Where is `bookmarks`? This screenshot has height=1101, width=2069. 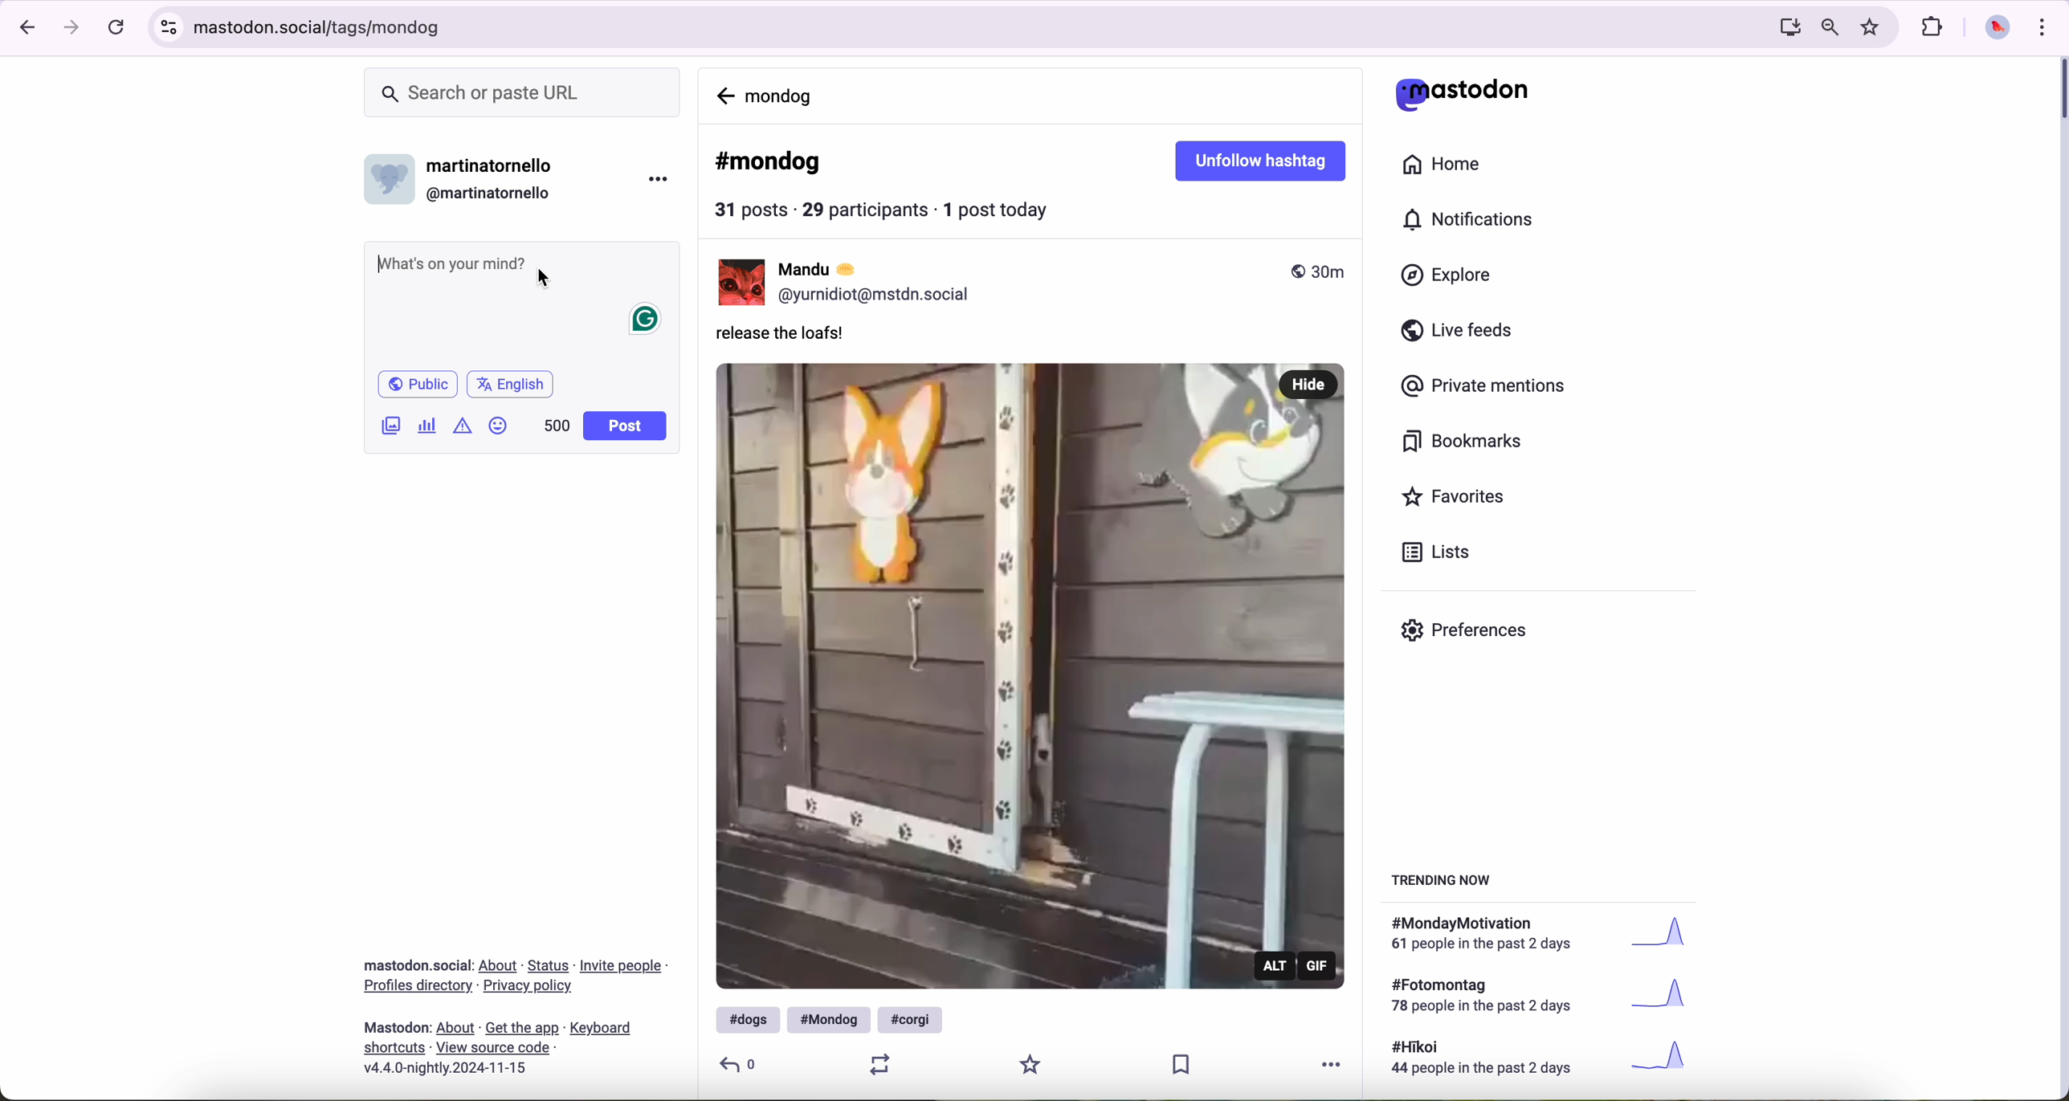 bookmarks is located at coordinates (1463, 442).